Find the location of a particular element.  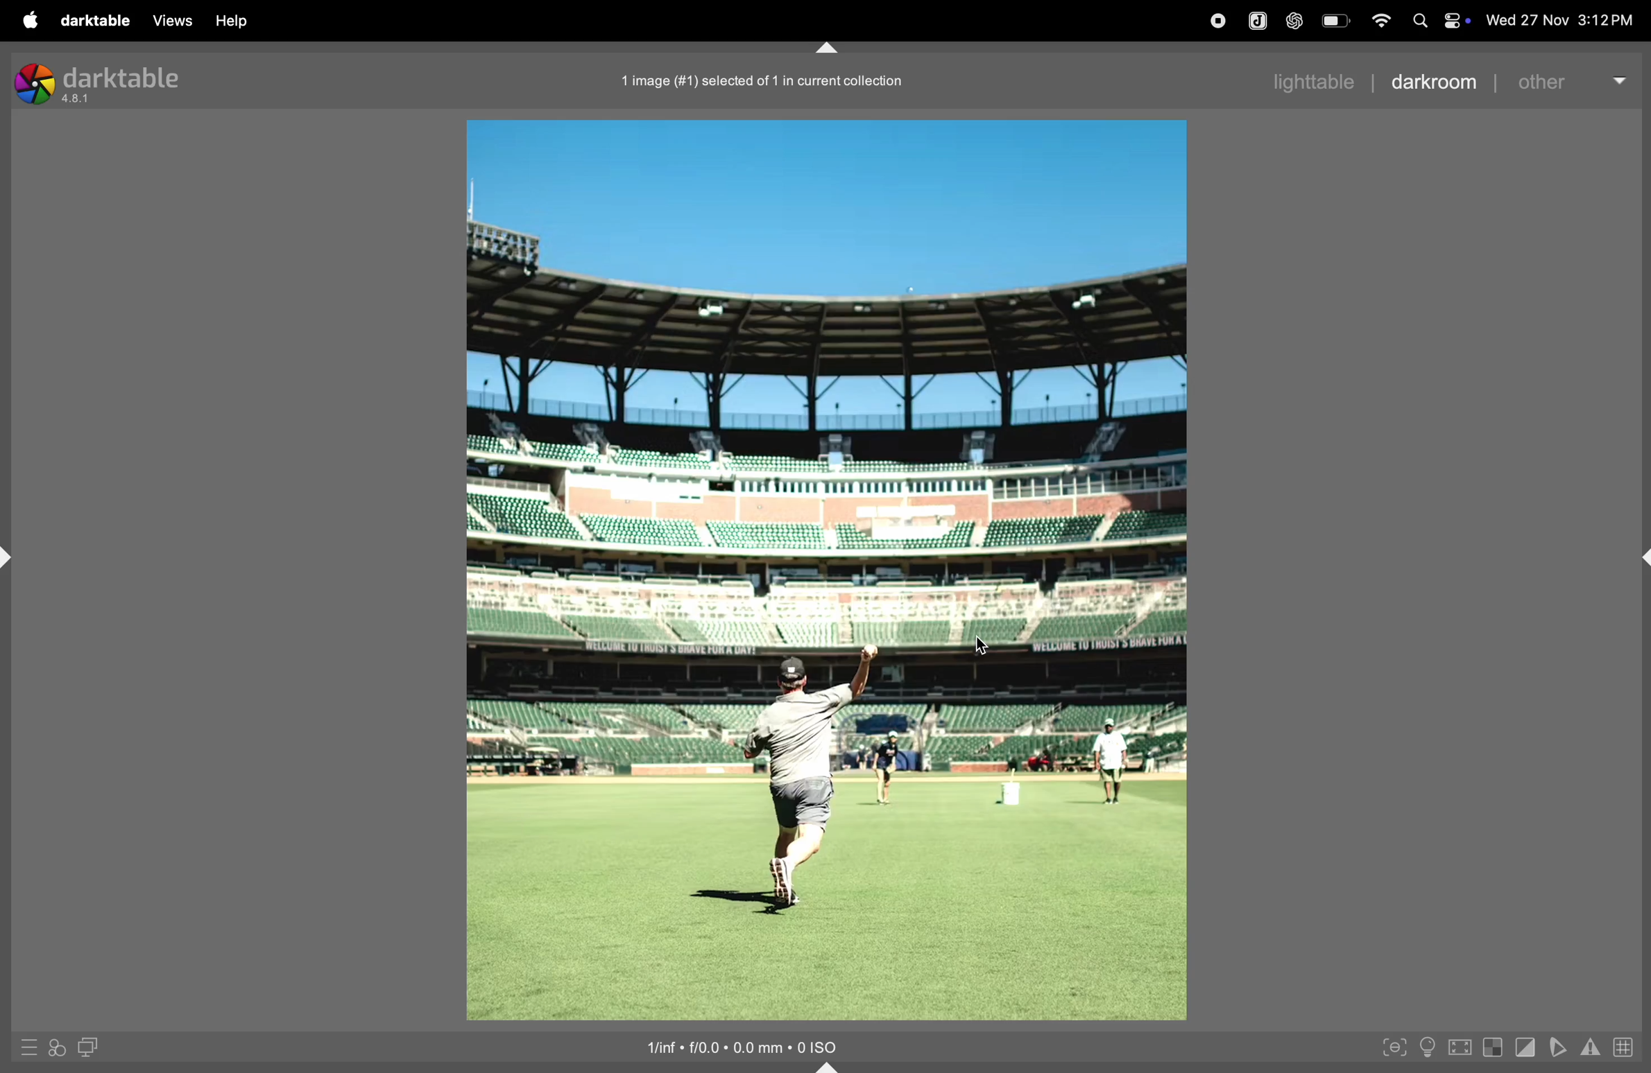

shift+ctrl+l is located at coordinates (11, 553).